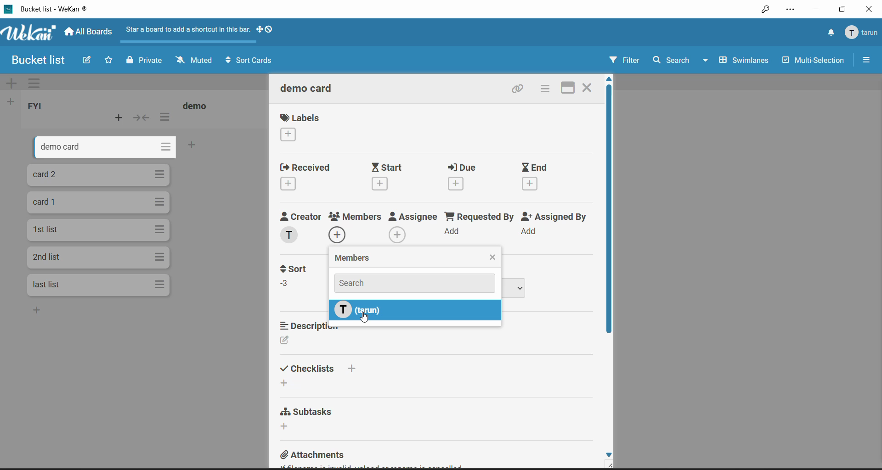  I want to click on add, so click(453, 230).